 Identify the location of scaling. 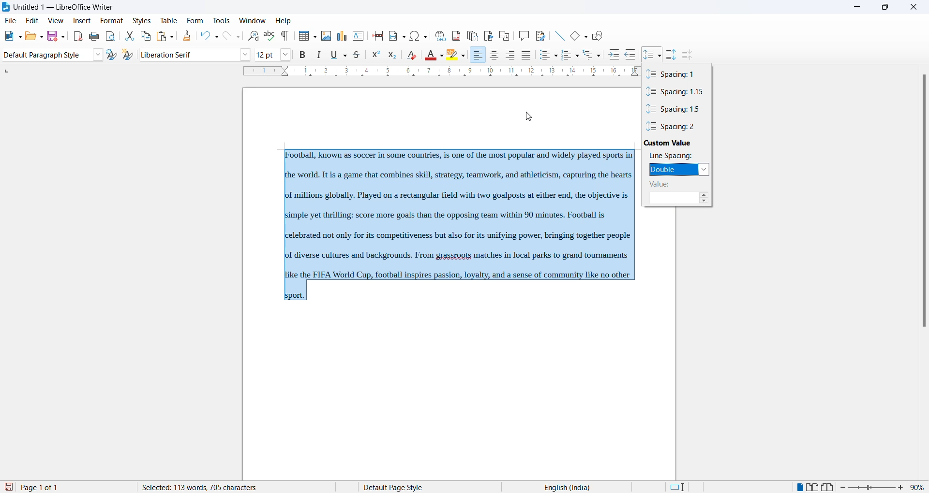
(436, 72).